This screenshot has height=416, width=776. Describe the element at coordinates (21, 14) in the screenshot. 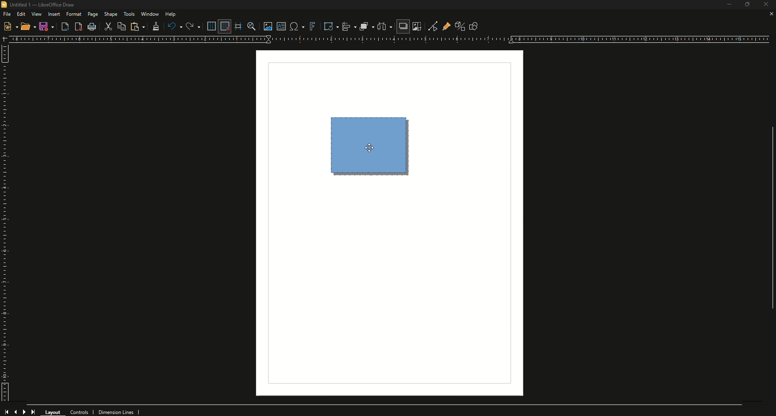

I see `Edit` at that location.